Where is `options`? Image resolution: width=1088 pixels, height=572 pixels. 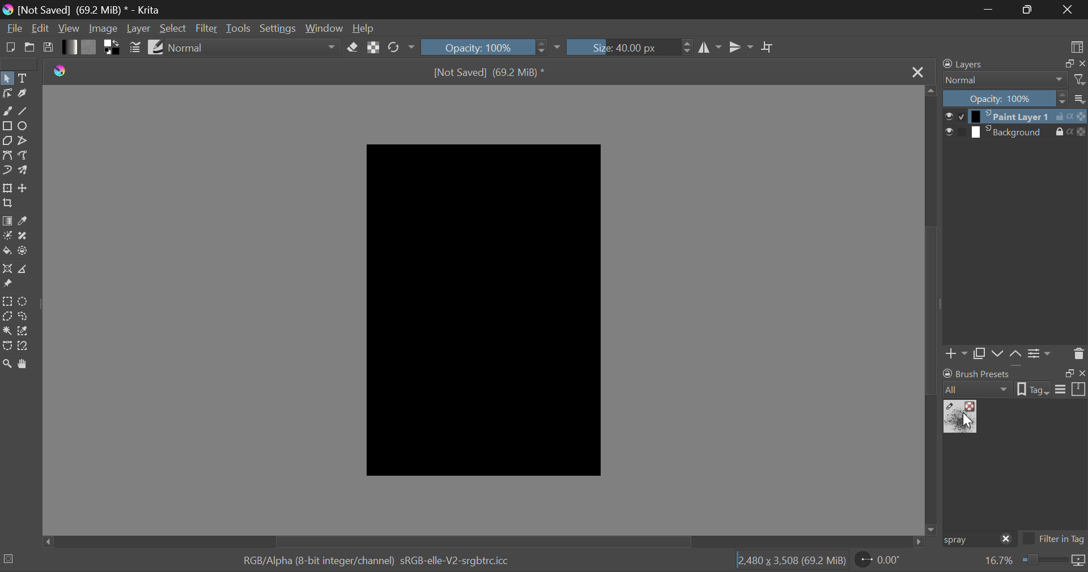
options is located at coordinates (1070, 389).